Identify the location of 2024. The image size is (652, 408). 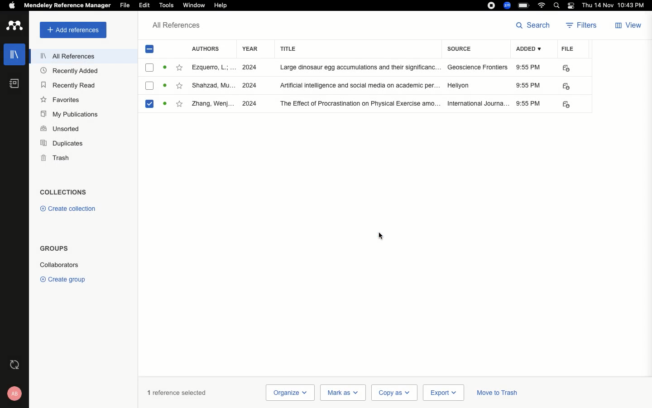
(249, 68).